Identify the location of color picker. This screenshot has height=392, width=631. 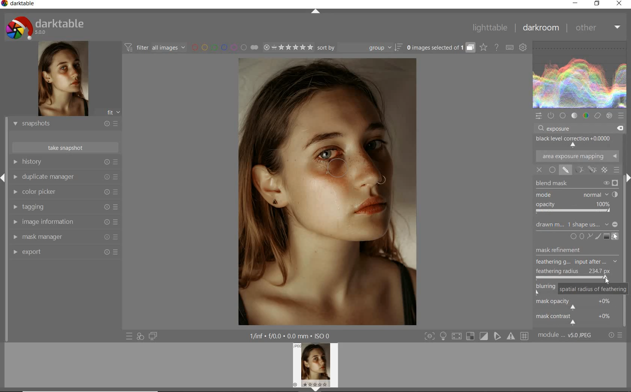
(65, 192).